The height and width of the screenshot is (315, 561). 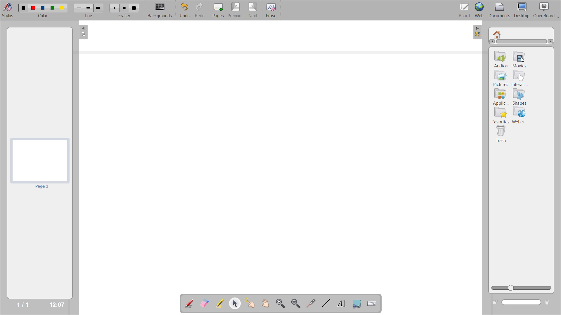 I want to click on scroll page, so click(x=264, y=303).